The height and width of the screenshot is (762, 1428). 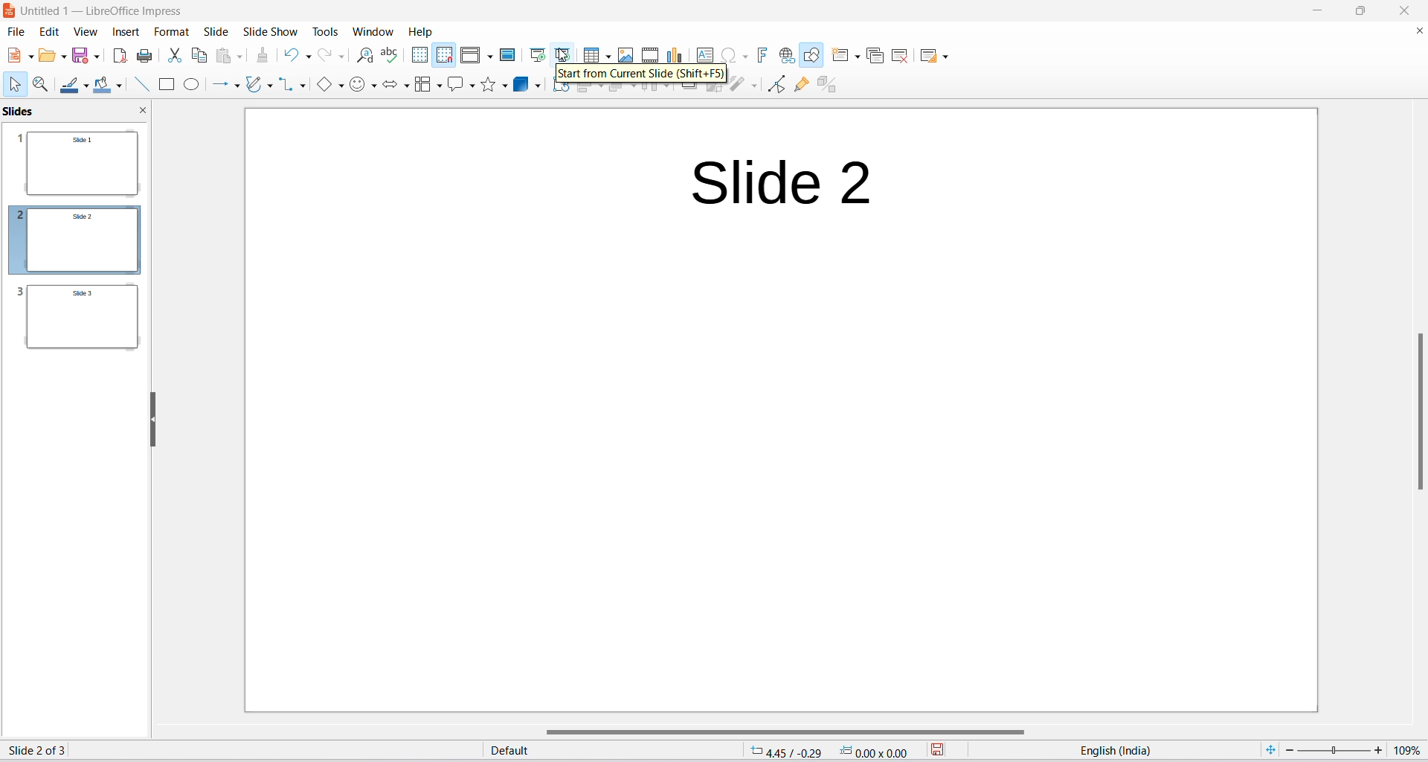 What do you see at coordinates (85, 33) in the screenshot?
I see `view` at bounding box center [85, 33].